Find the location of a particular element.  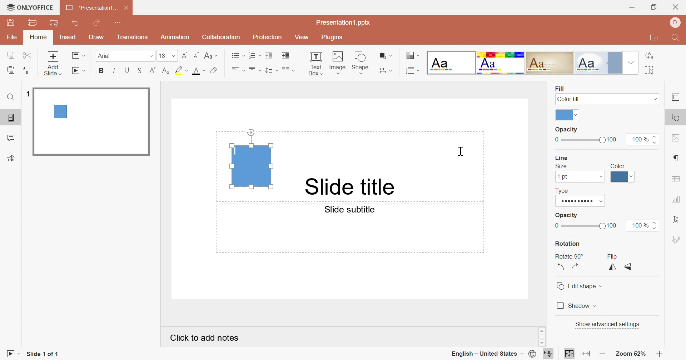

Line is located at coordinates (560, 157).